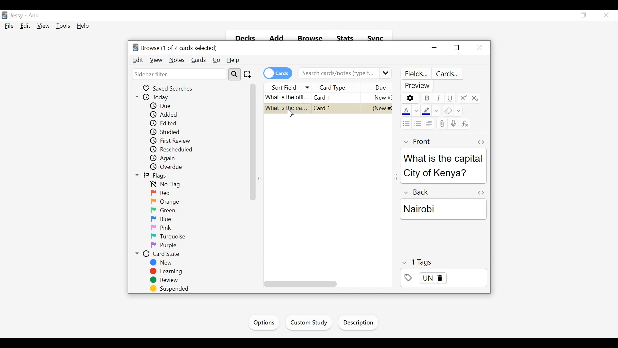 The width and height of the screenshot is (618, 348). What do you see at coordinates (562, 15) in the screenshot?
I see `minimize` at bounding box center [562, 15].